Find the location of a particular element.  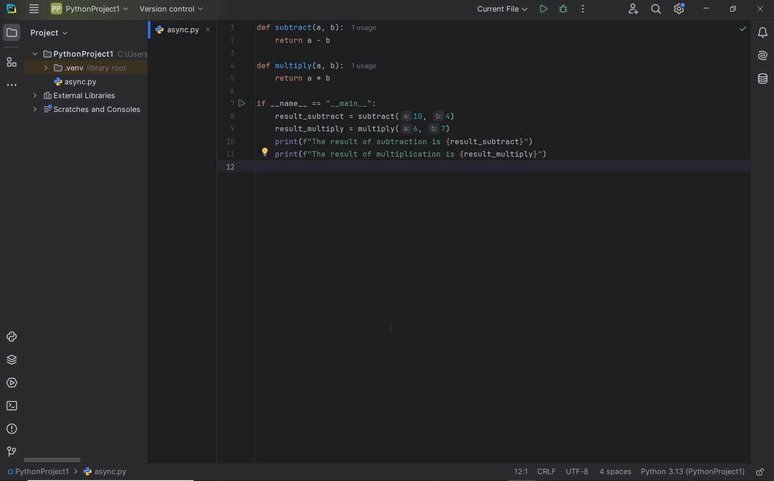

.venv is located at coordinates (88, 68).